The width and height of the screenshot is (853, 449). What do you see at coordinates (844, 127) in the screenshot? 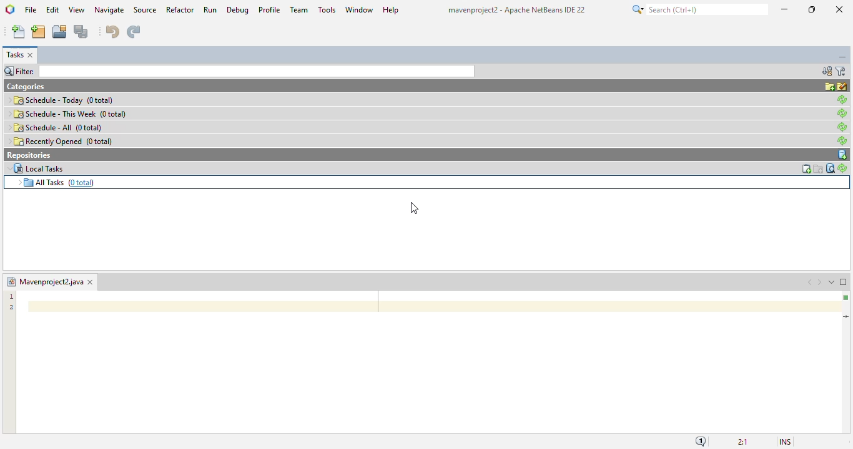
I see `refresh` at bounding box center [844, 127].